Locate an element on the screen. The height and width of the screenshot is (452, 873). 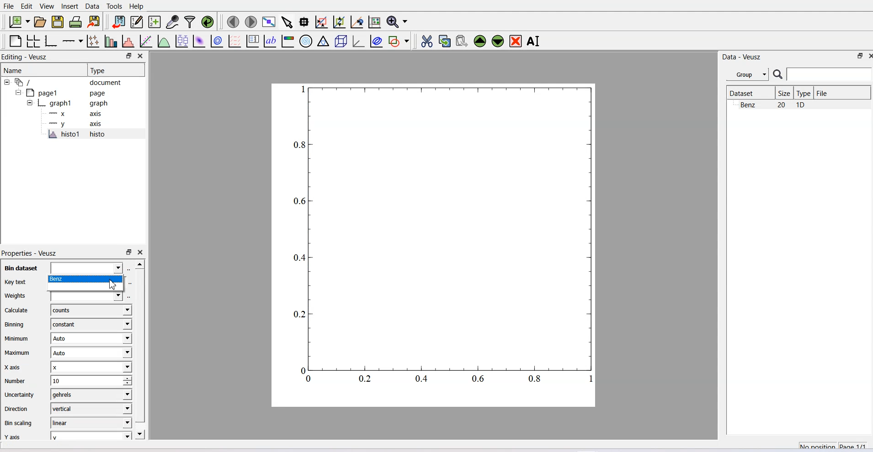
Name is located at coordinates (43, 70).